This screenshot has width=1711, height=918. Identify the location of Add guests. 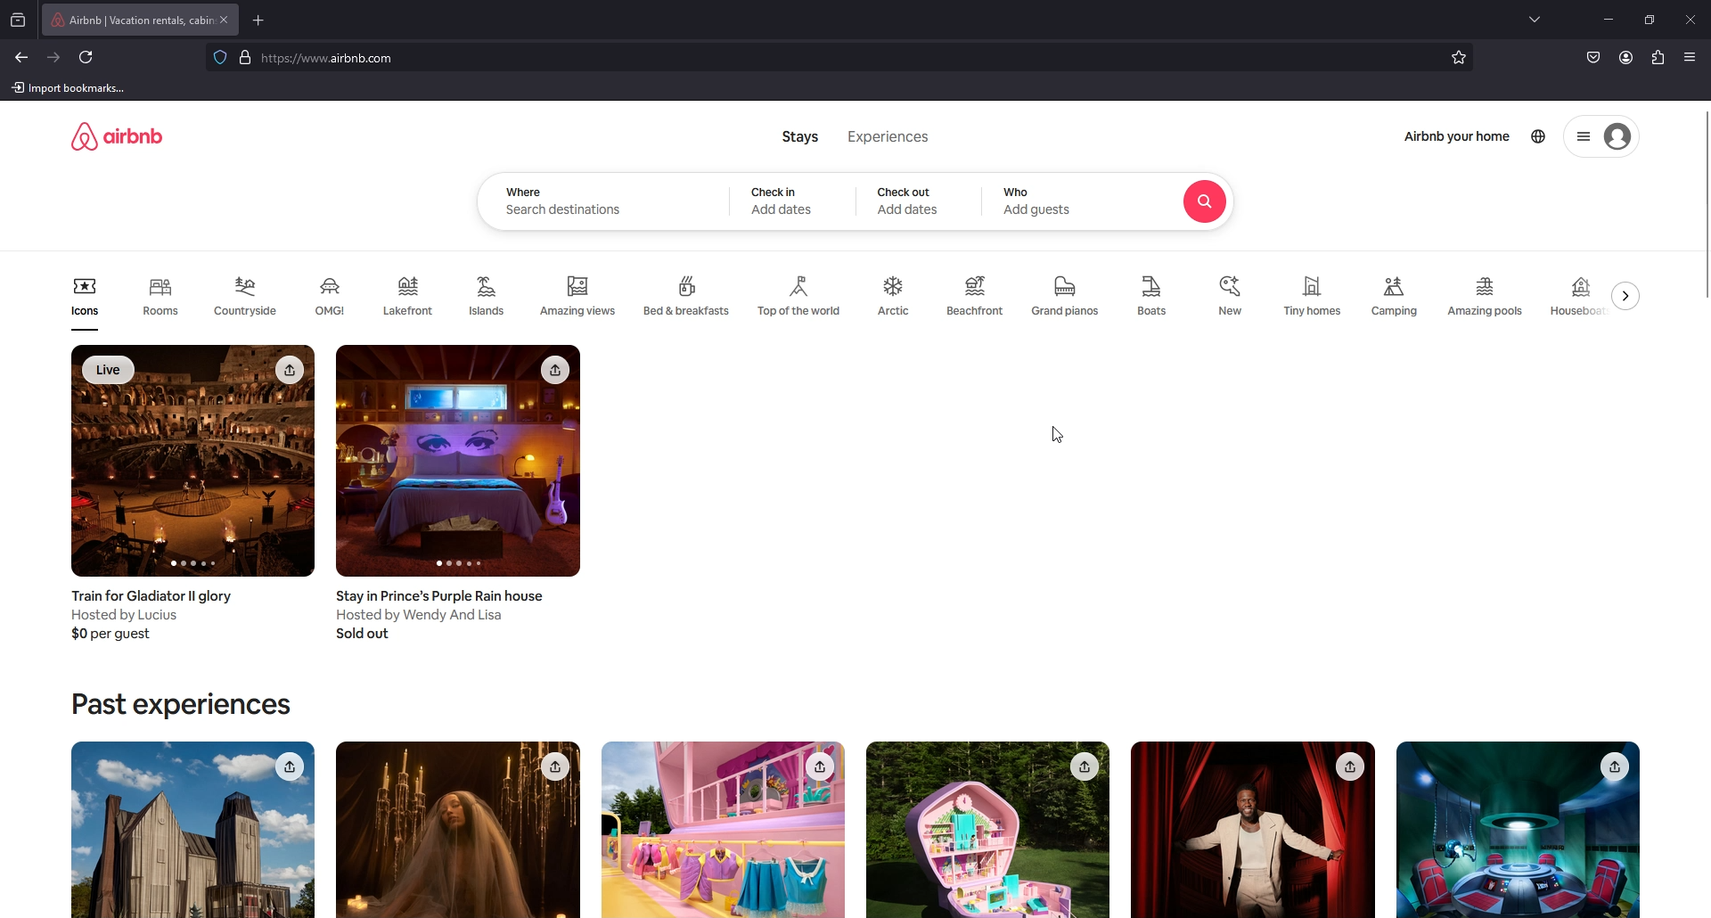
(1039, 209).